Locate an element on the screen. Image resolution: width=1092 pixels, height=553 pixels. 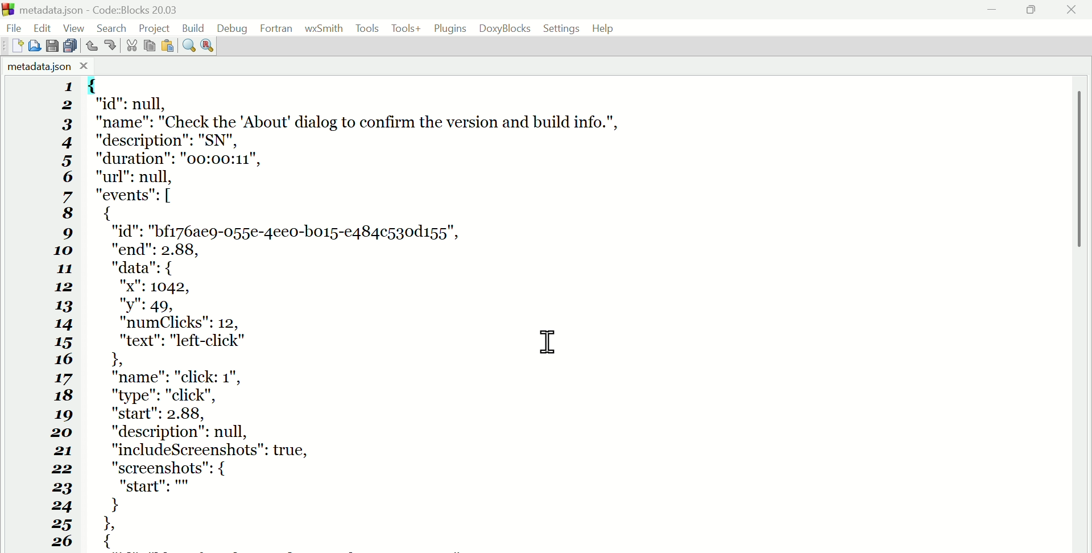
Maximise is located at coordinates (1033, 11).